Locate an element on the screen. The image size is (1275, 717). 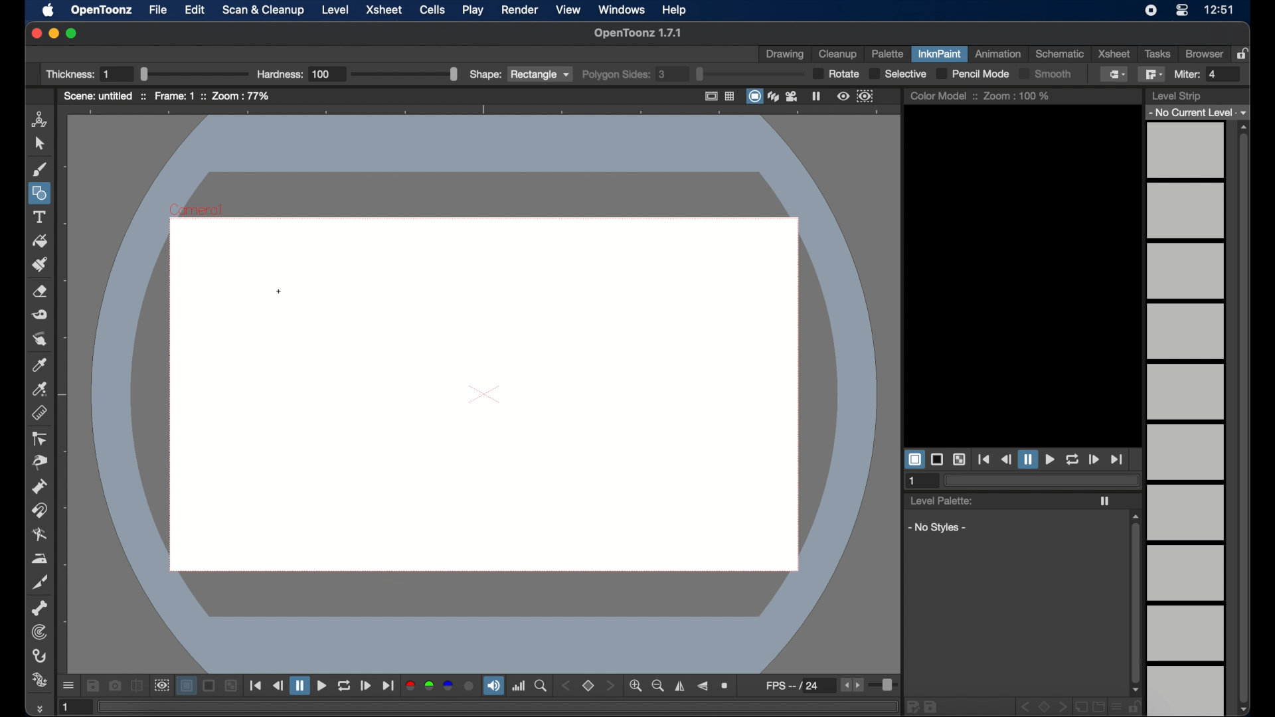
12:51 is located at coordinates (1221, 10).